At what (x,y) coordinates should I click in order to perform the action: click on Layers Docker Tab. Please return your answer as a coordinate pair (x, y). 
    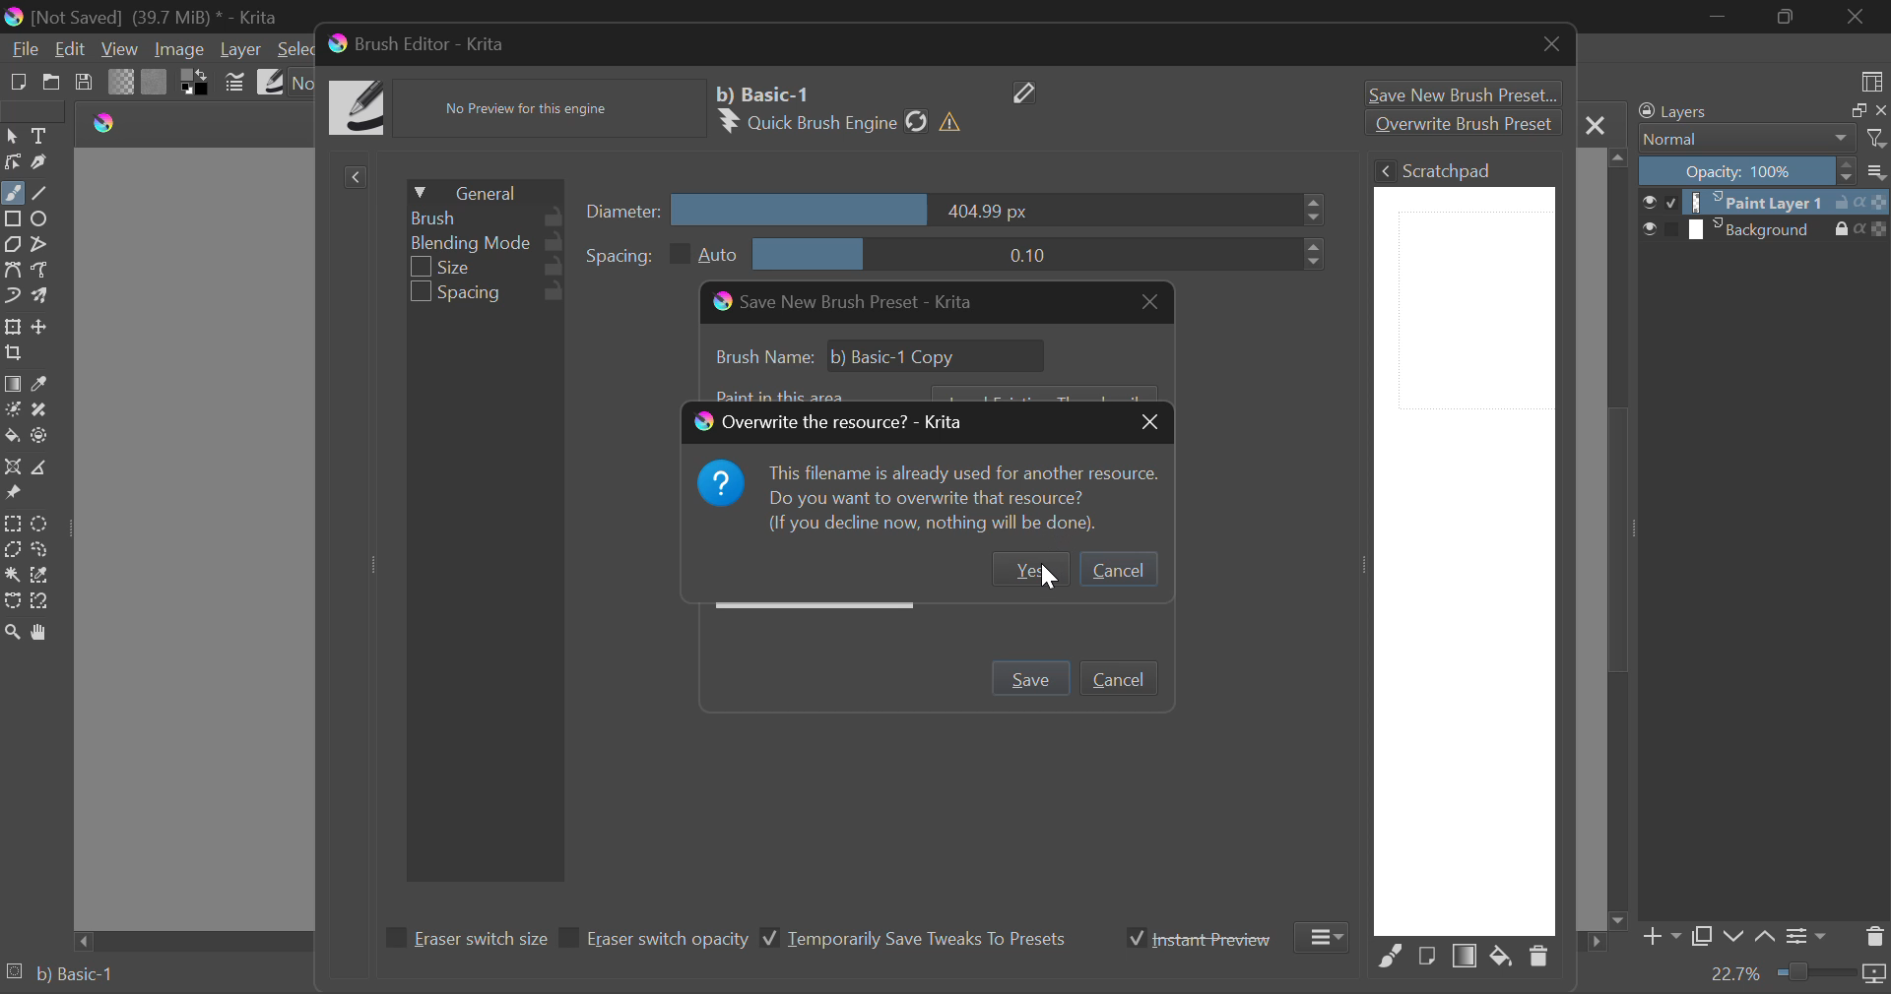
    Looking at the image, I should click on (1761, 111).